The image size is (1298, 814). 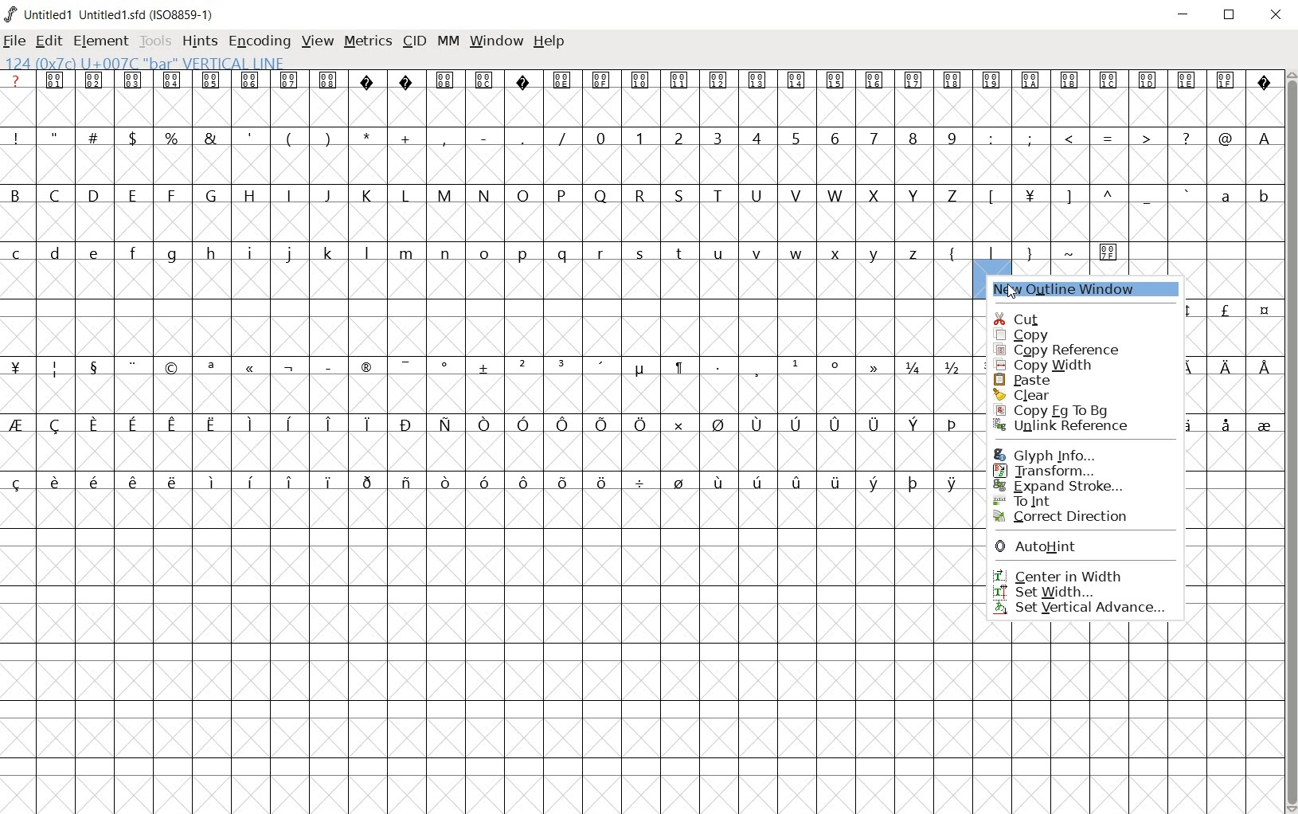 What do you see at coordinates (1085, 499) in the screenshot?
I see `To Int` at bounding box center [1085, 499].